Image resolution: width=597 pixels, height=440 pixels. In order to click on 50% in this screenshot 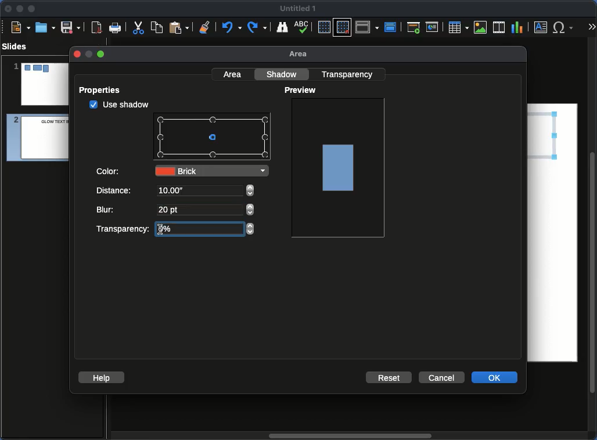, I will do `click(171, 229)`.